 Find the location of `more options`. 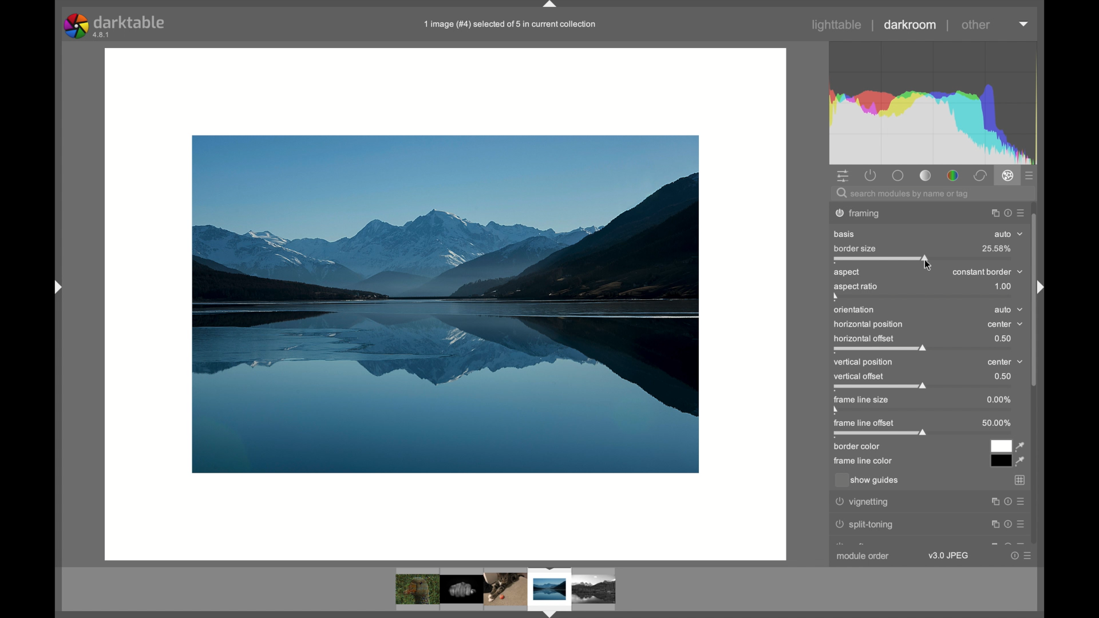

more options is located at coordinates (1021, 557).